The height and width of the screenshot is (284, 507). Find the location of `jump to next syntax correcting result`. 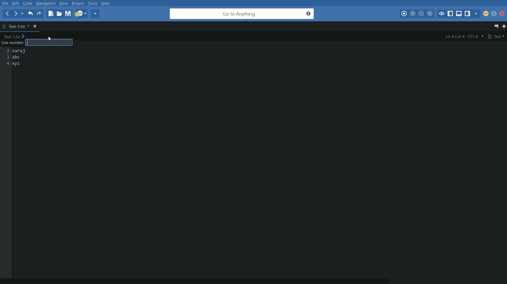

jump to next syntax correcting result is located at coordinates (81, 13).